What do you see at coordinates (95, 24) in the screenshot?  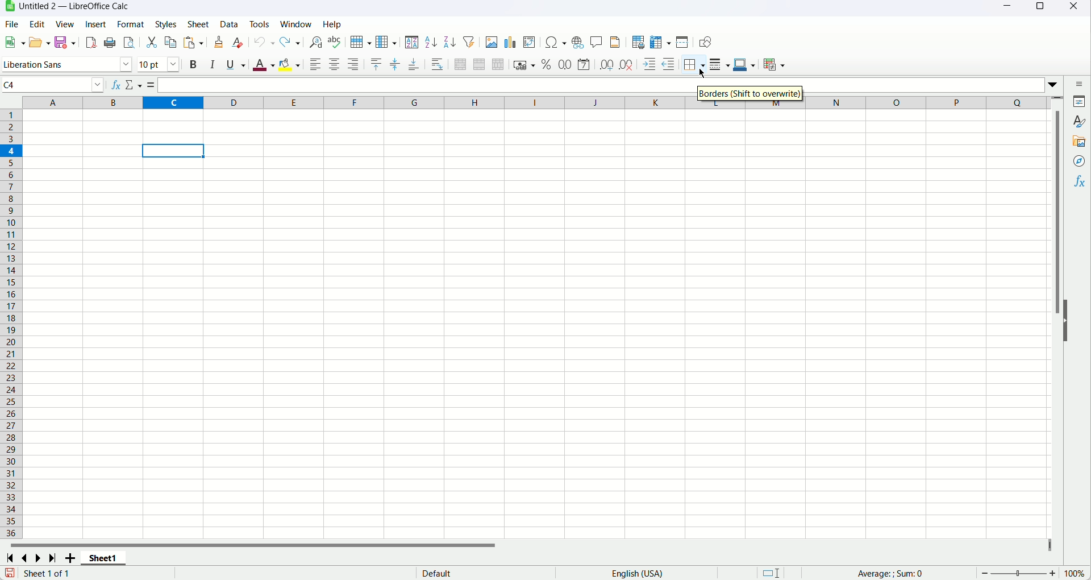 I see `Insert` at bounding box center [95, 24].